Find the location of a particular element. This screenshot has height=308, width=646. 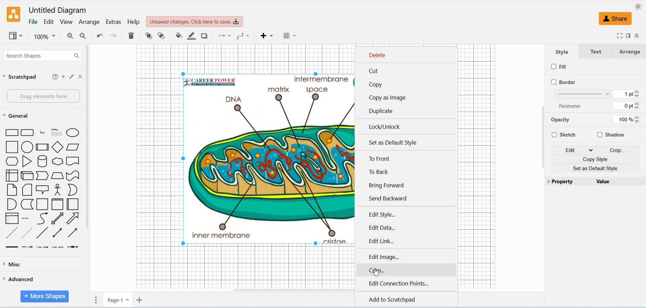

view is located at coordinates (65, 21).